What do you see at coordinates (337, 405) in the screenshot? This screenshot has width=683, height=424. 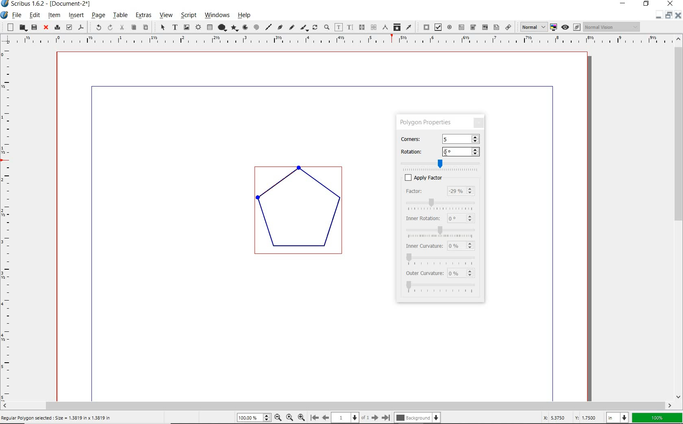 I see `scrollbar` at bounding box center [337, 405].